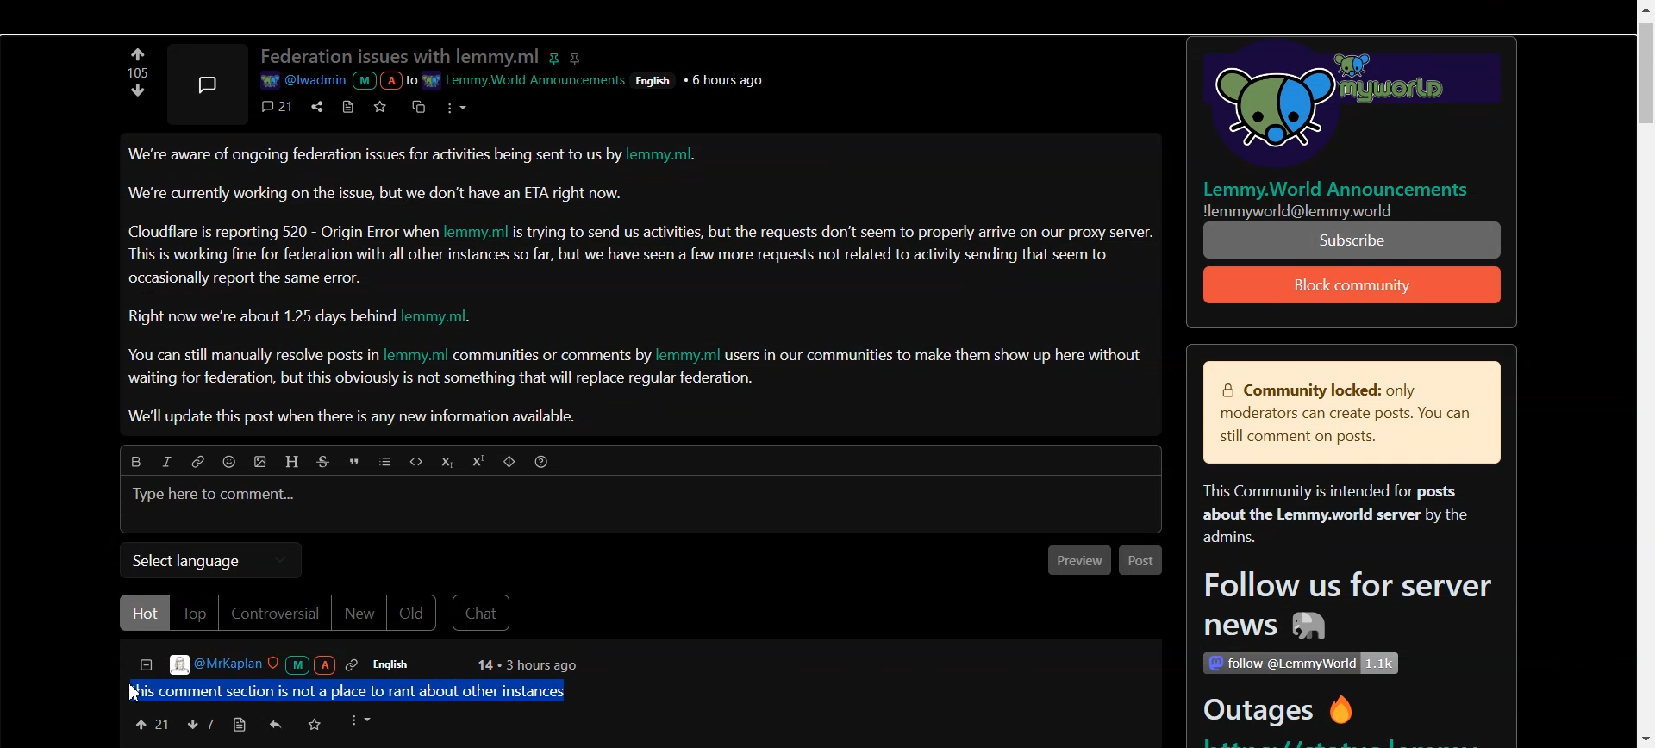 The width and height of the screenshot is (1655, 748). I want to click on lemmy.ml., so click(447, 317).